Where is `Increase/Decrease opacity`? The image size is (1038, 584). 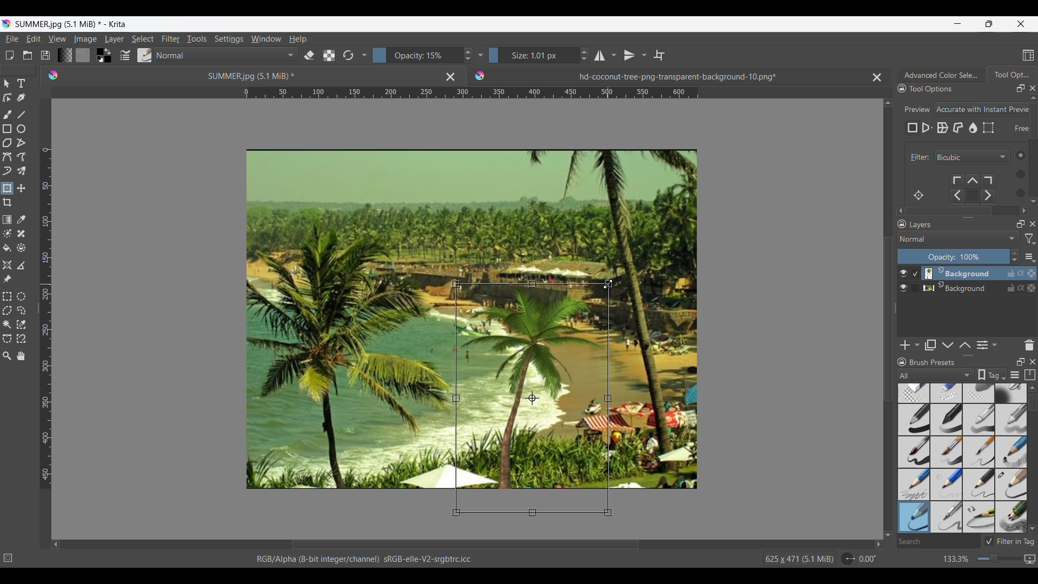 Increase/Decrease opacity is located at coordinates (959, 256).